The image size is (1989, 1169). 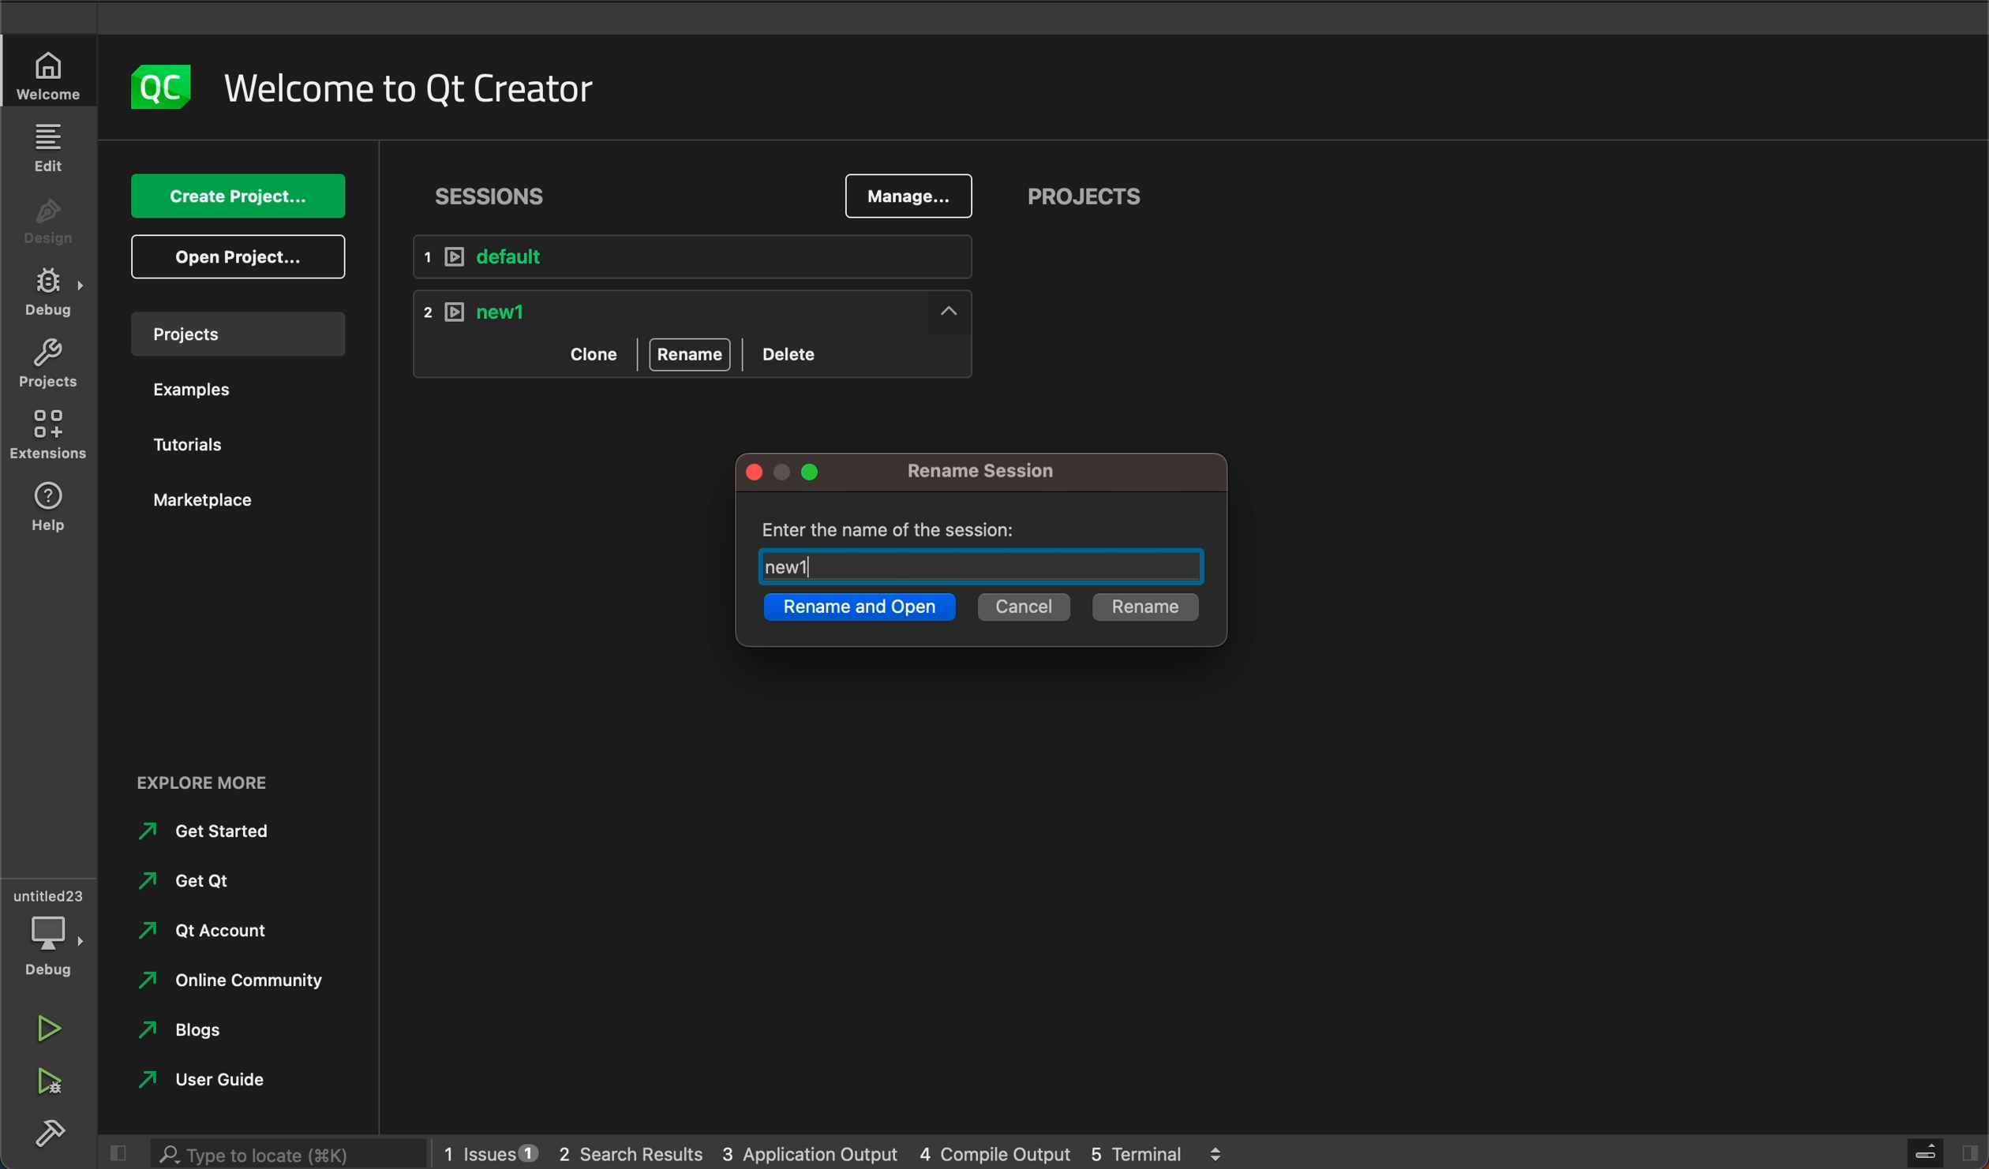 I want to click on MANAGE, so click(x=907, y=197).